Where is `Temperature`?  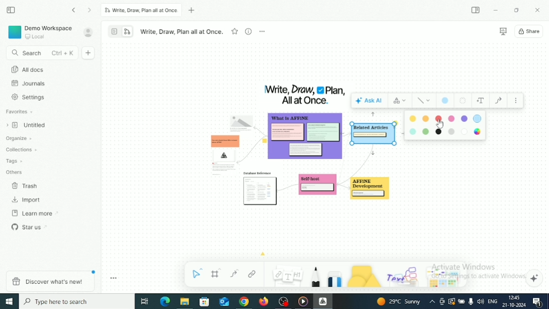 Temperature is located at coordinates (400, 301).